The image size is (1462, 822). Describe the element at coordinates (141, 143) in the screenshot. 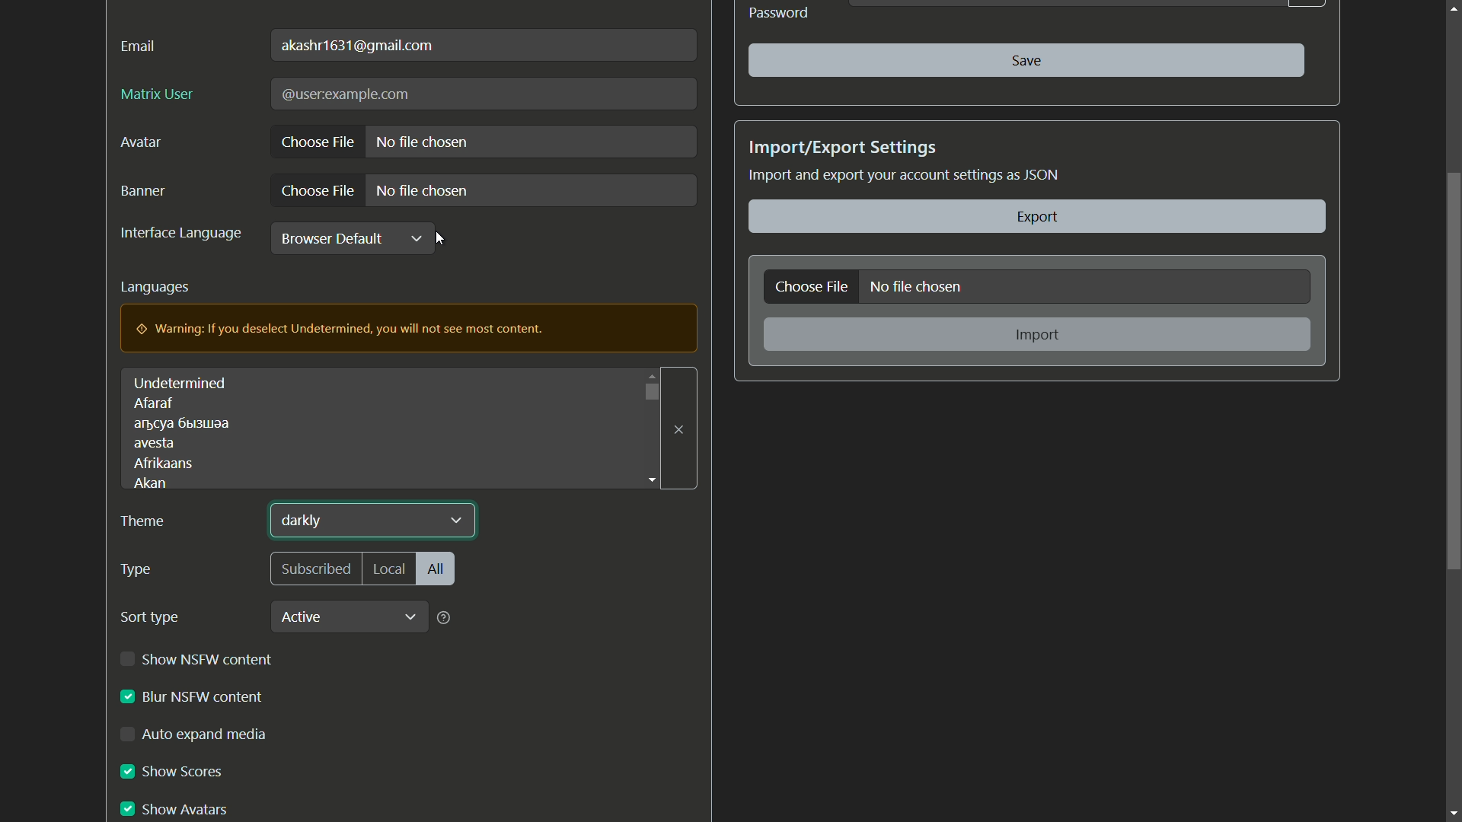

I see `avatar` at that location.